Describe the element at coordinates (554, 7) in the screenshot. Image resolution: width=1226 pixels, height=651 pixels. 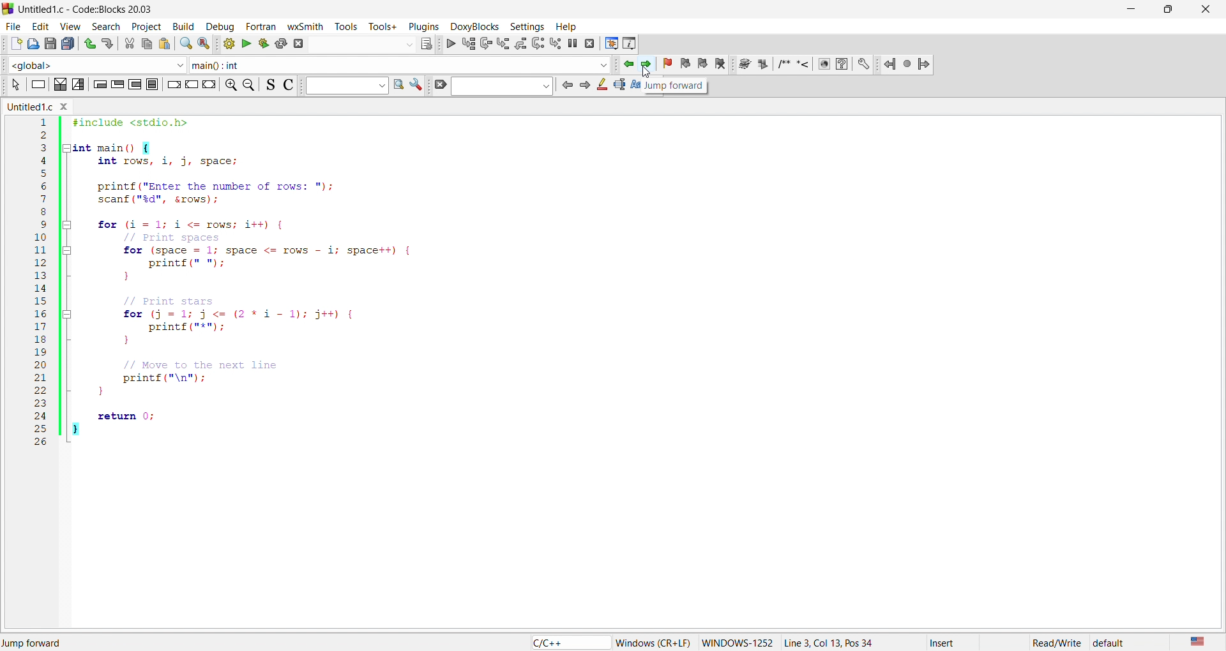
I see `title bar - Untitled1.c-Code::Blocks 20.03` at that location.